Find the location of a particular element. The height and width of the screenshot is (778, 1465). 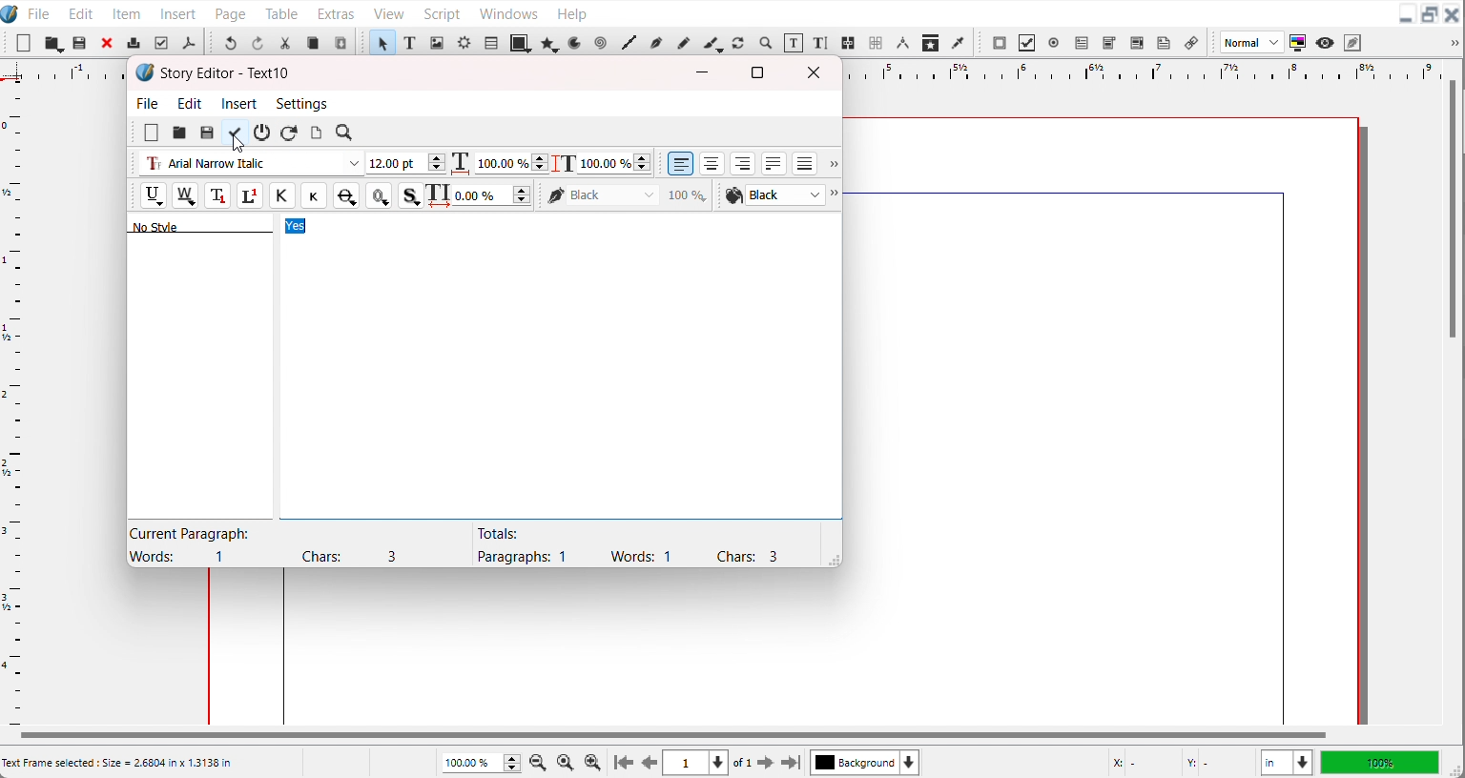

Strike out is located at coordinates (344, 195).